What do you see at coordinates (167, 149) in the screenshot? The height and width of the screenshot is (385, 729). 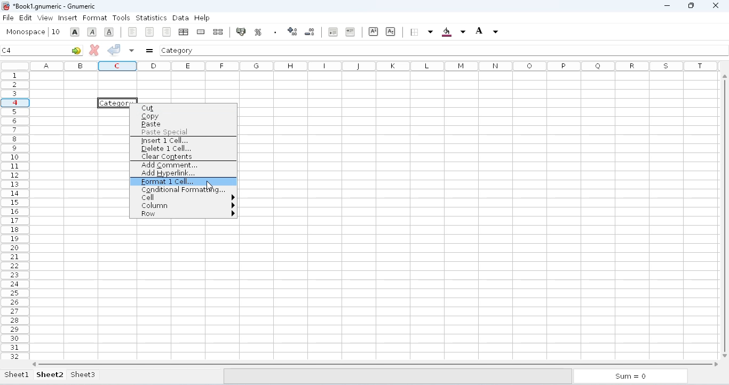 I see `delete 1 cell` at bounding box center [167, 149].